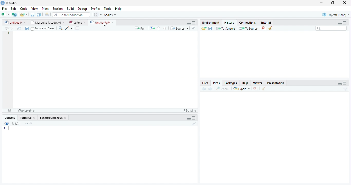  Describe the element at coordinates (45, 22) in the screenshot. I see `Mosquito R codes.v1` at that location.